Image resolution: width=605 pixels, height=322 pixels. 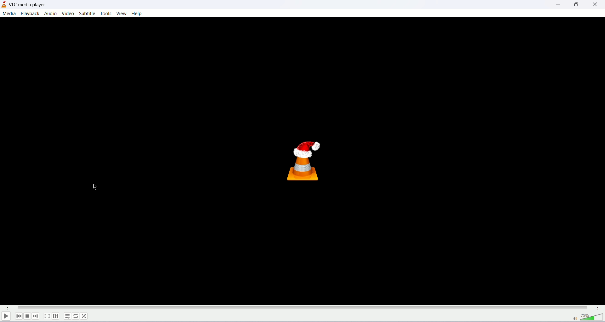 What do you see at coordinates (47, 316) in the screenshot?
I see `fullscreen` at bounding box center [47, 316].